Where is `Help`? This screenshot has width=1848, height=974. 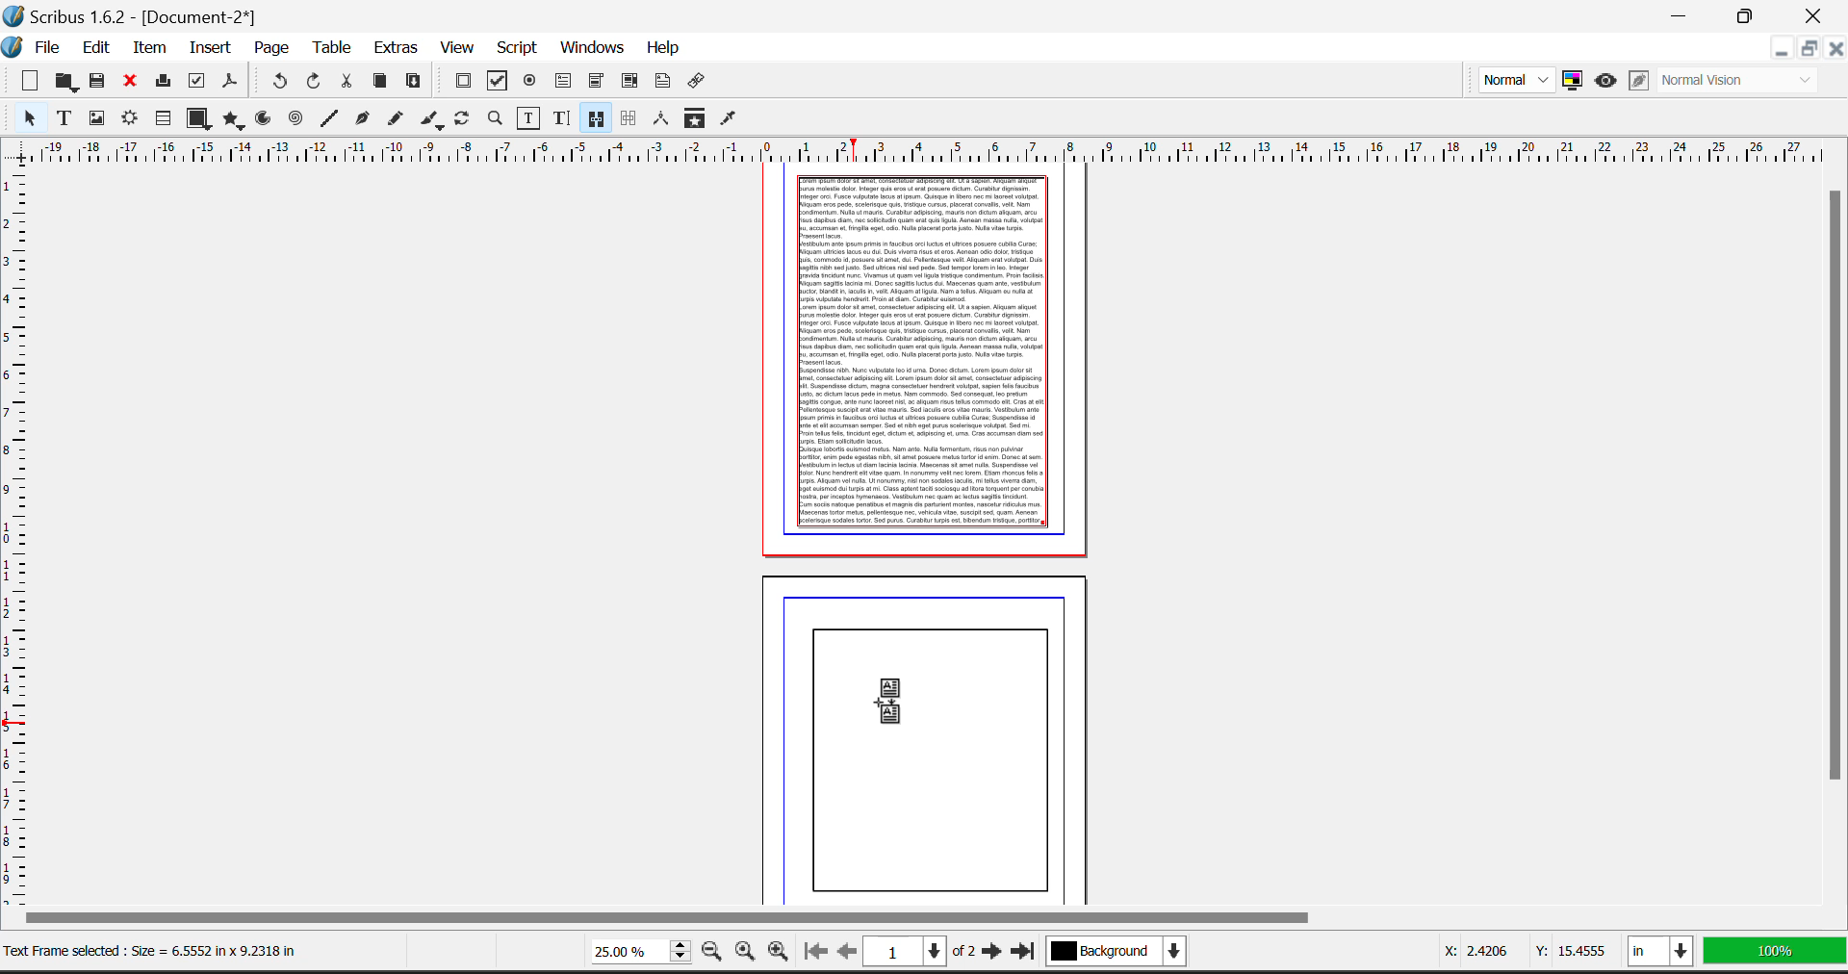 Help is located at coordinates (662, 48).